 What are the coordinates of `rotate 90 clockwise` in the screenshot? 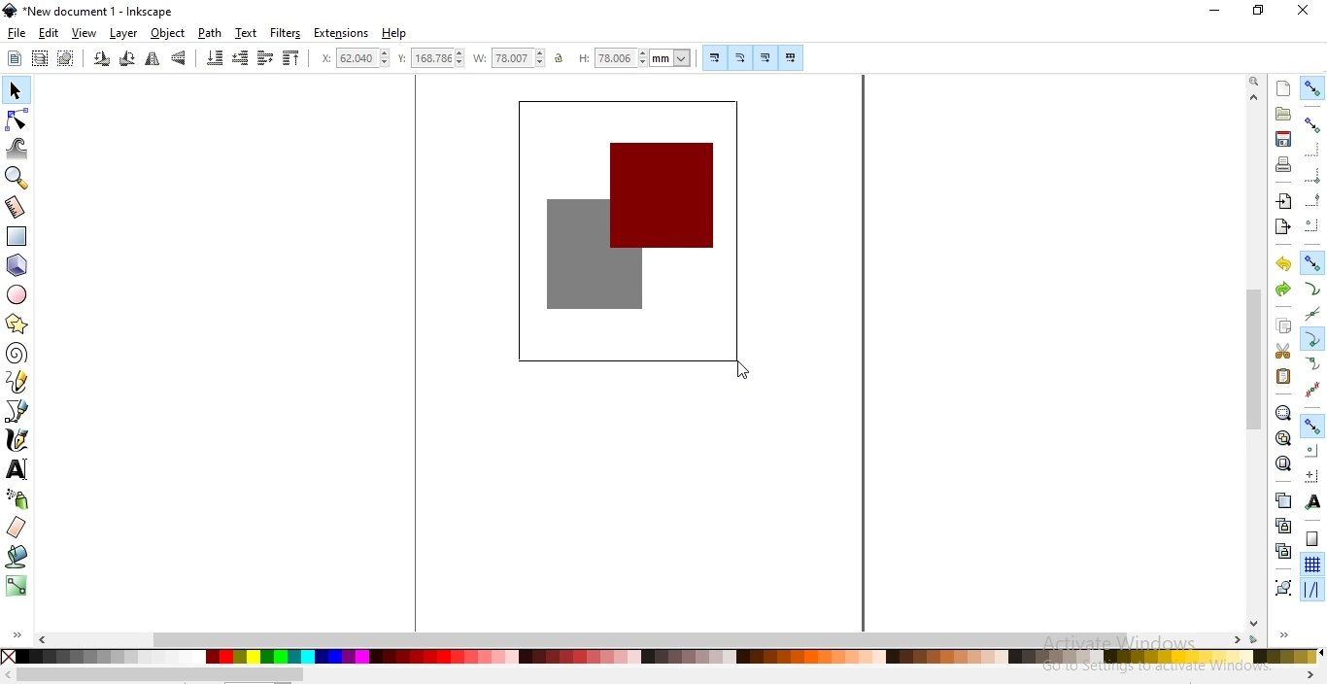 It's located at (125, 60).